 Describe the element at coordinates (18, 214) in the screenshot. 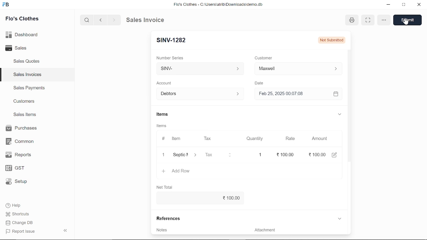

I see `Shortcuts` at that location.